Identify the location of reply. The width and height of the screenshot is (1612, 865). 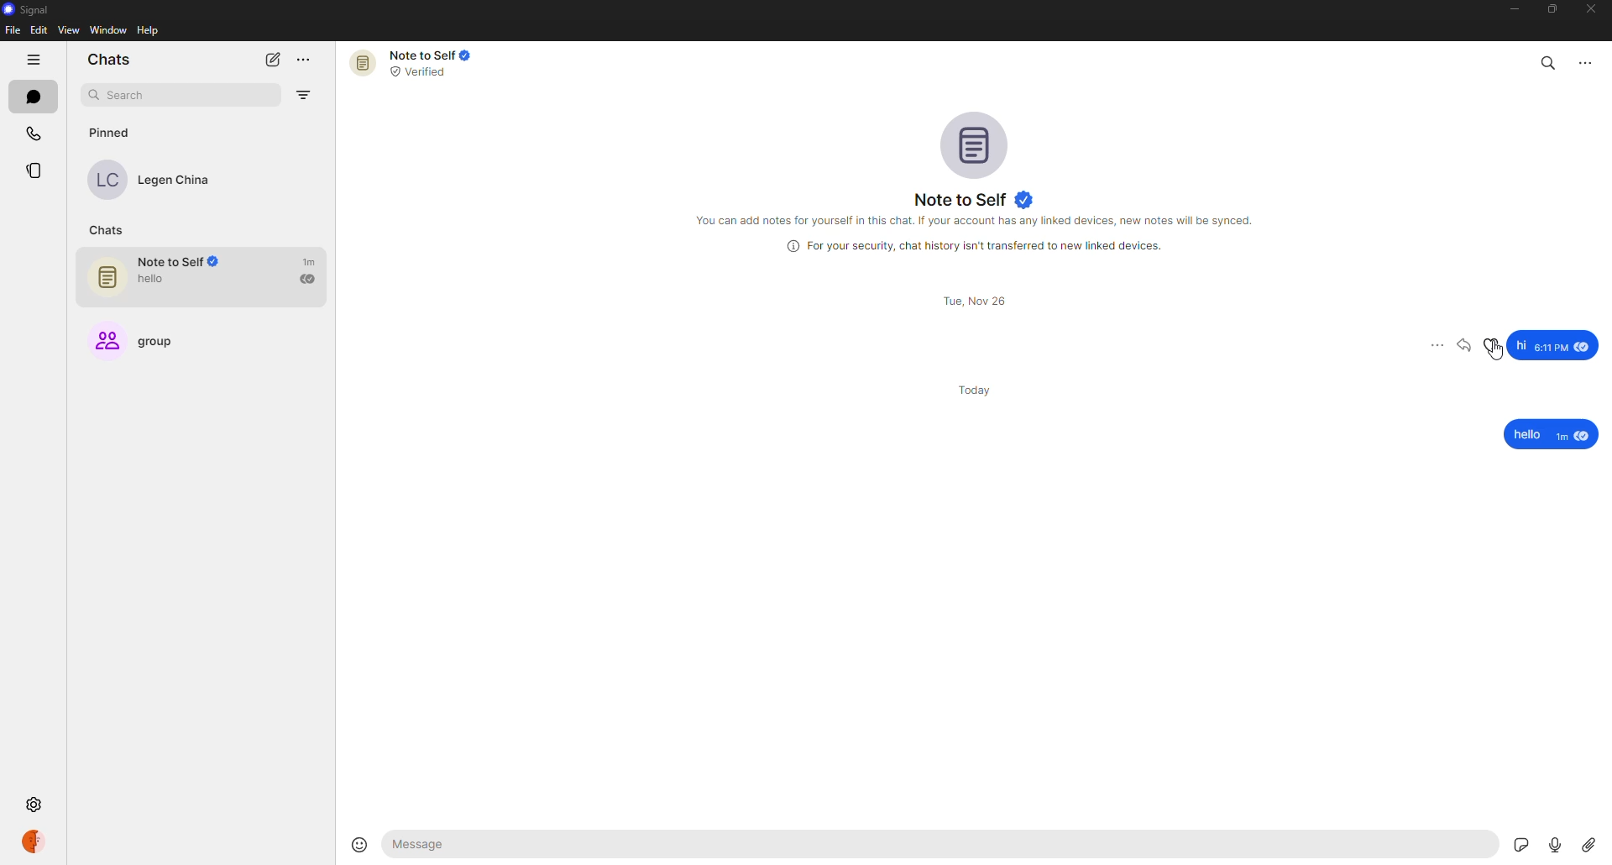
(1467, 345).